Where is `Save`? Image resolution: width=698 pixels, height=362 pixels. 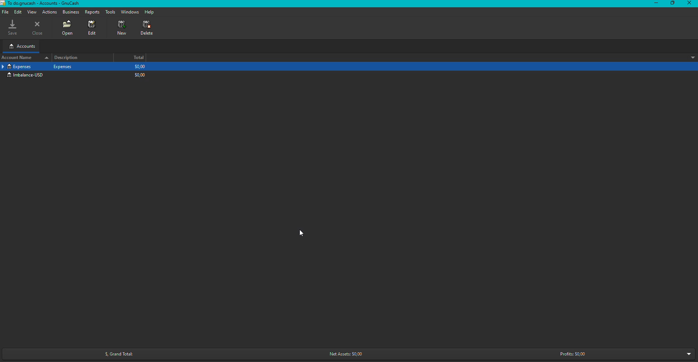
Save is located at coordinates (11, 28).